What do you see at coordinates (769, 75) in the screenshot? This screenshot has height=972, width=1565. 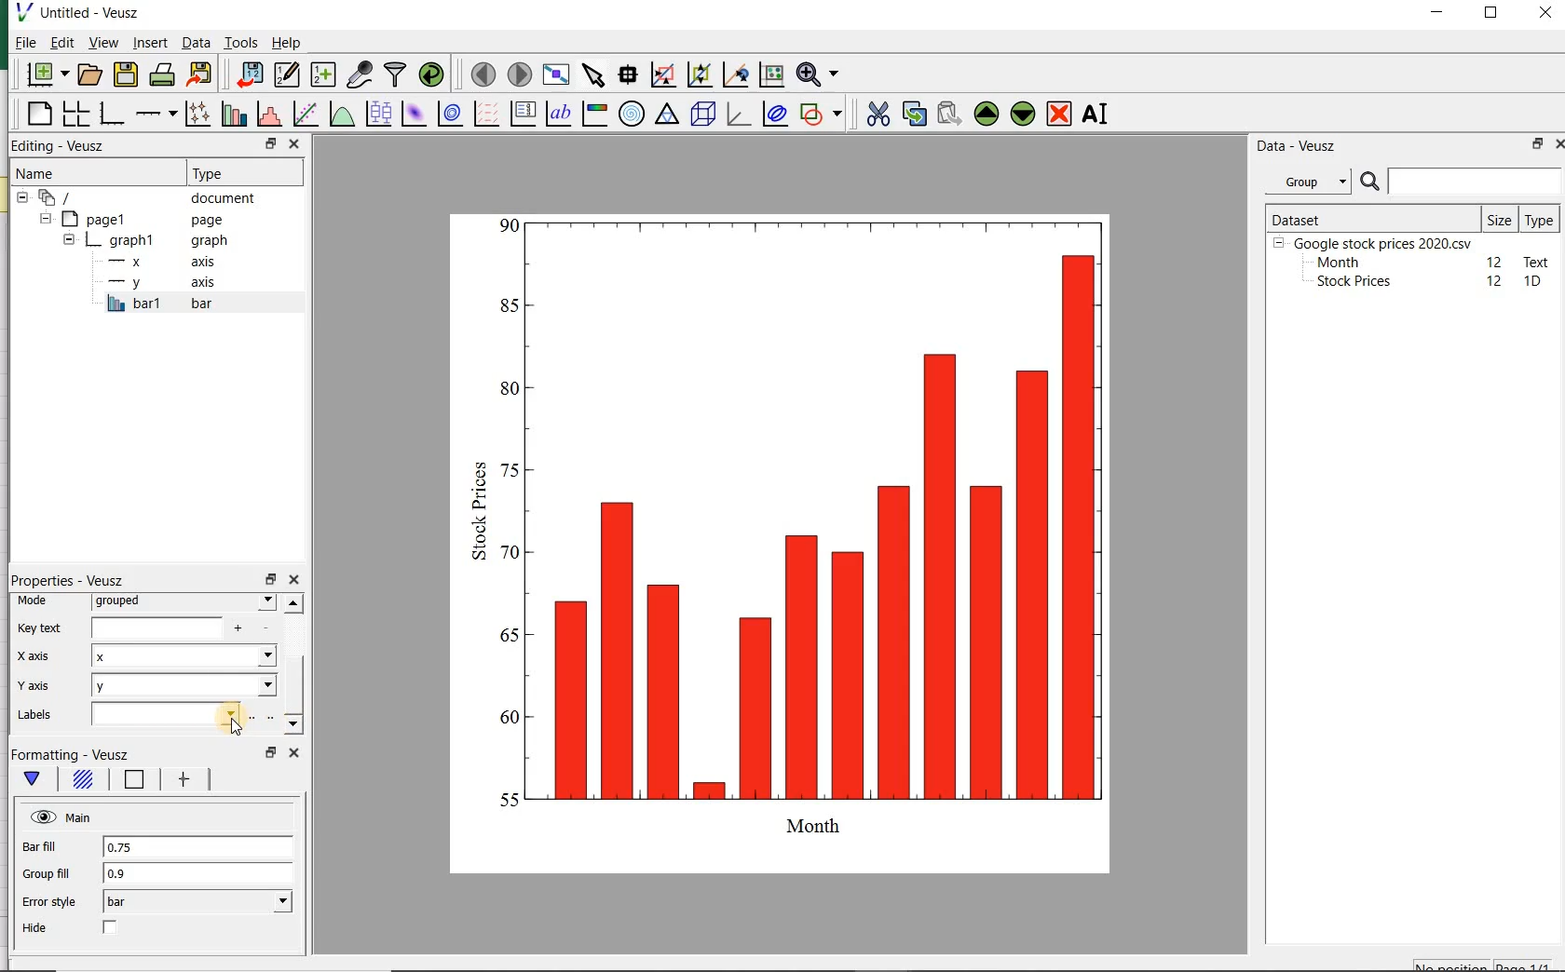 I see `click to reset graph axes` at bounding box center [769, 75].